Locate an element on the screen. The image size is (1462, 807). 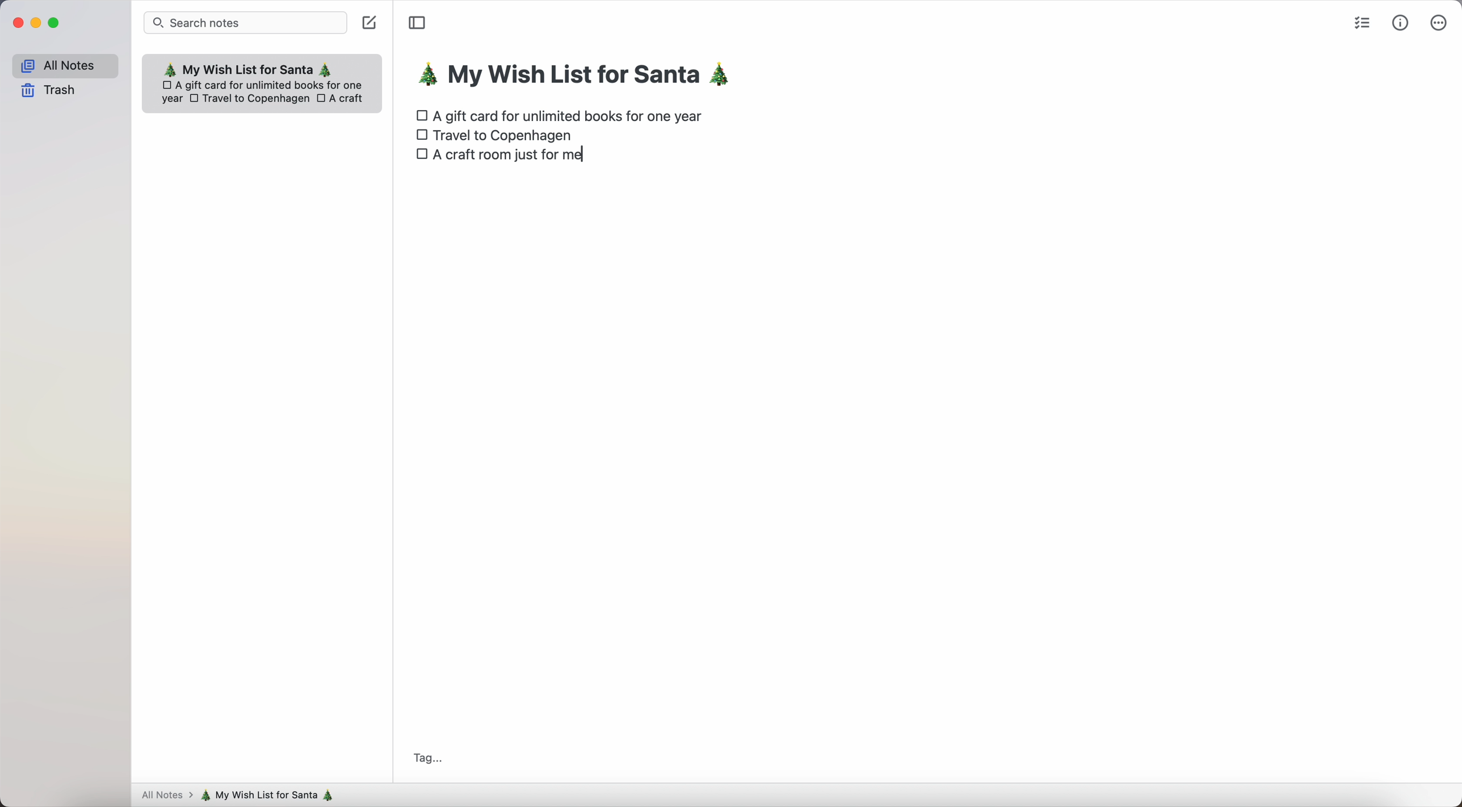
search bar is located at coordinates (246, 22).